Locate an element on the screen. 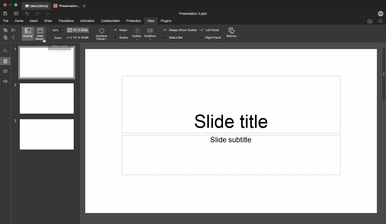  Presentation 3 pptx. is located at coordinates (197, 13).